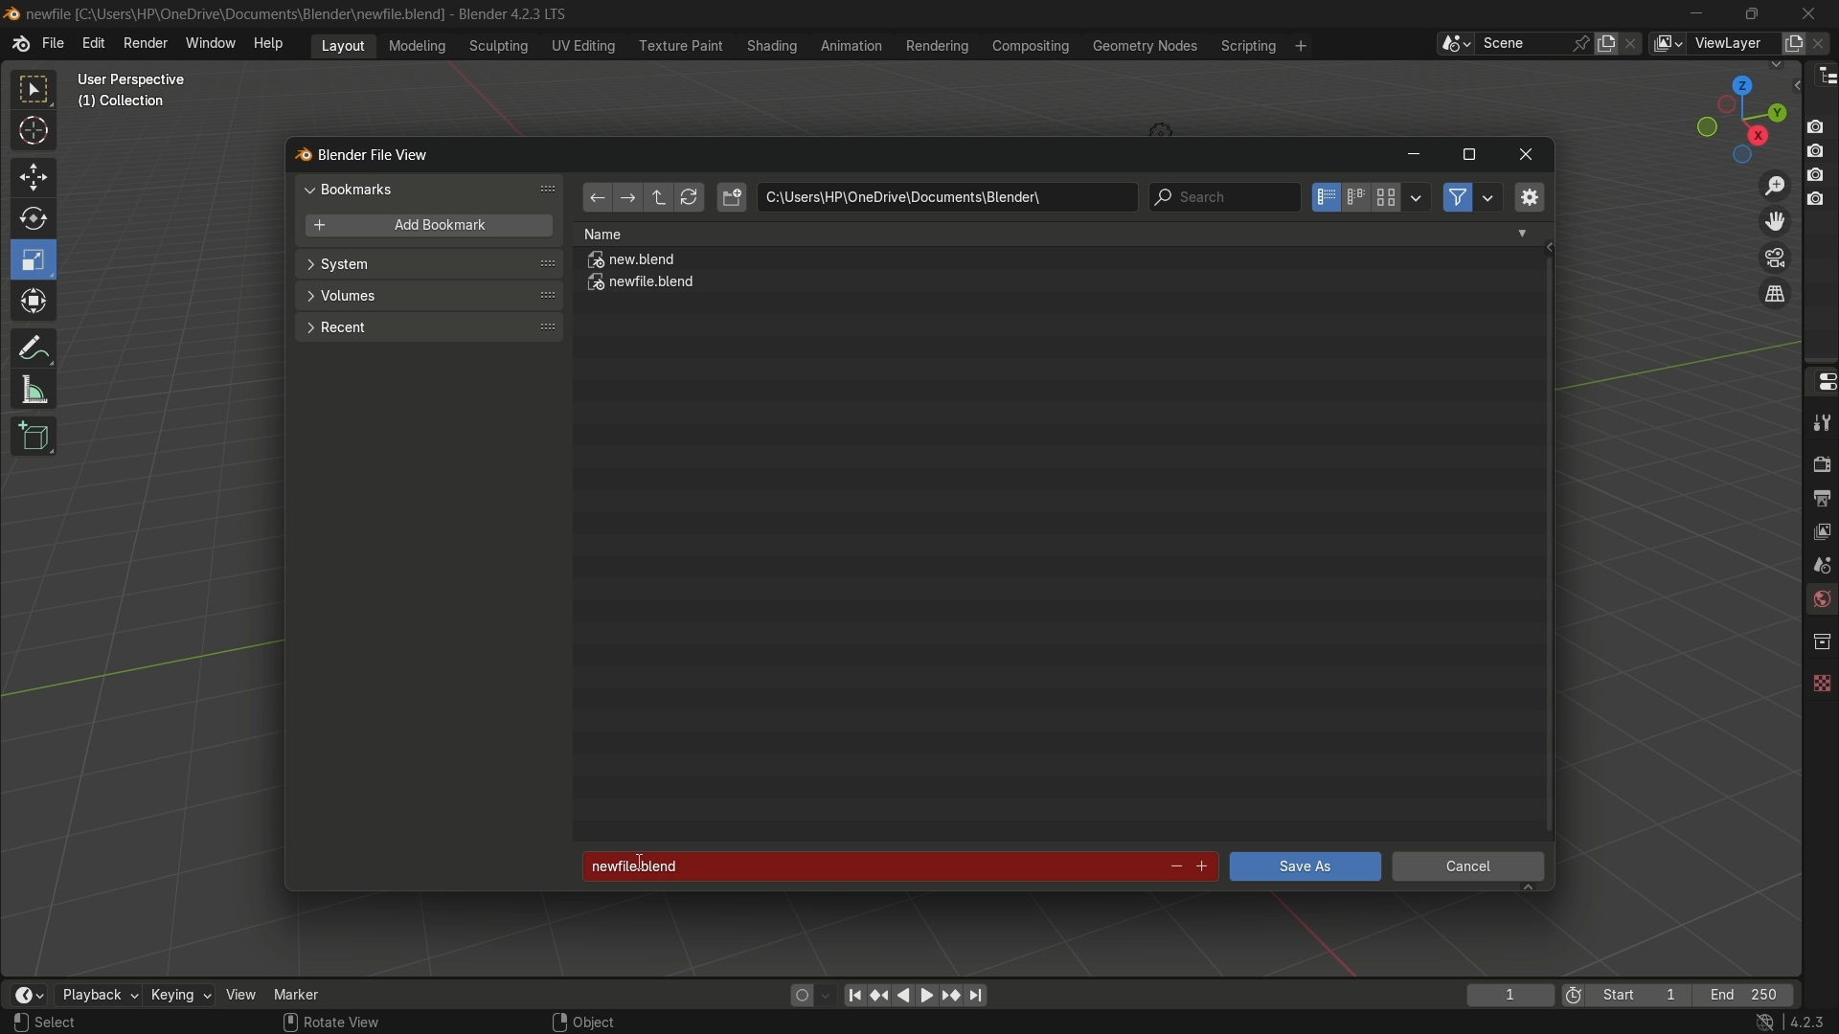 This screenshot has width=1839, height=1034. I want to click on decrement number in file name, so click(1173, 868).